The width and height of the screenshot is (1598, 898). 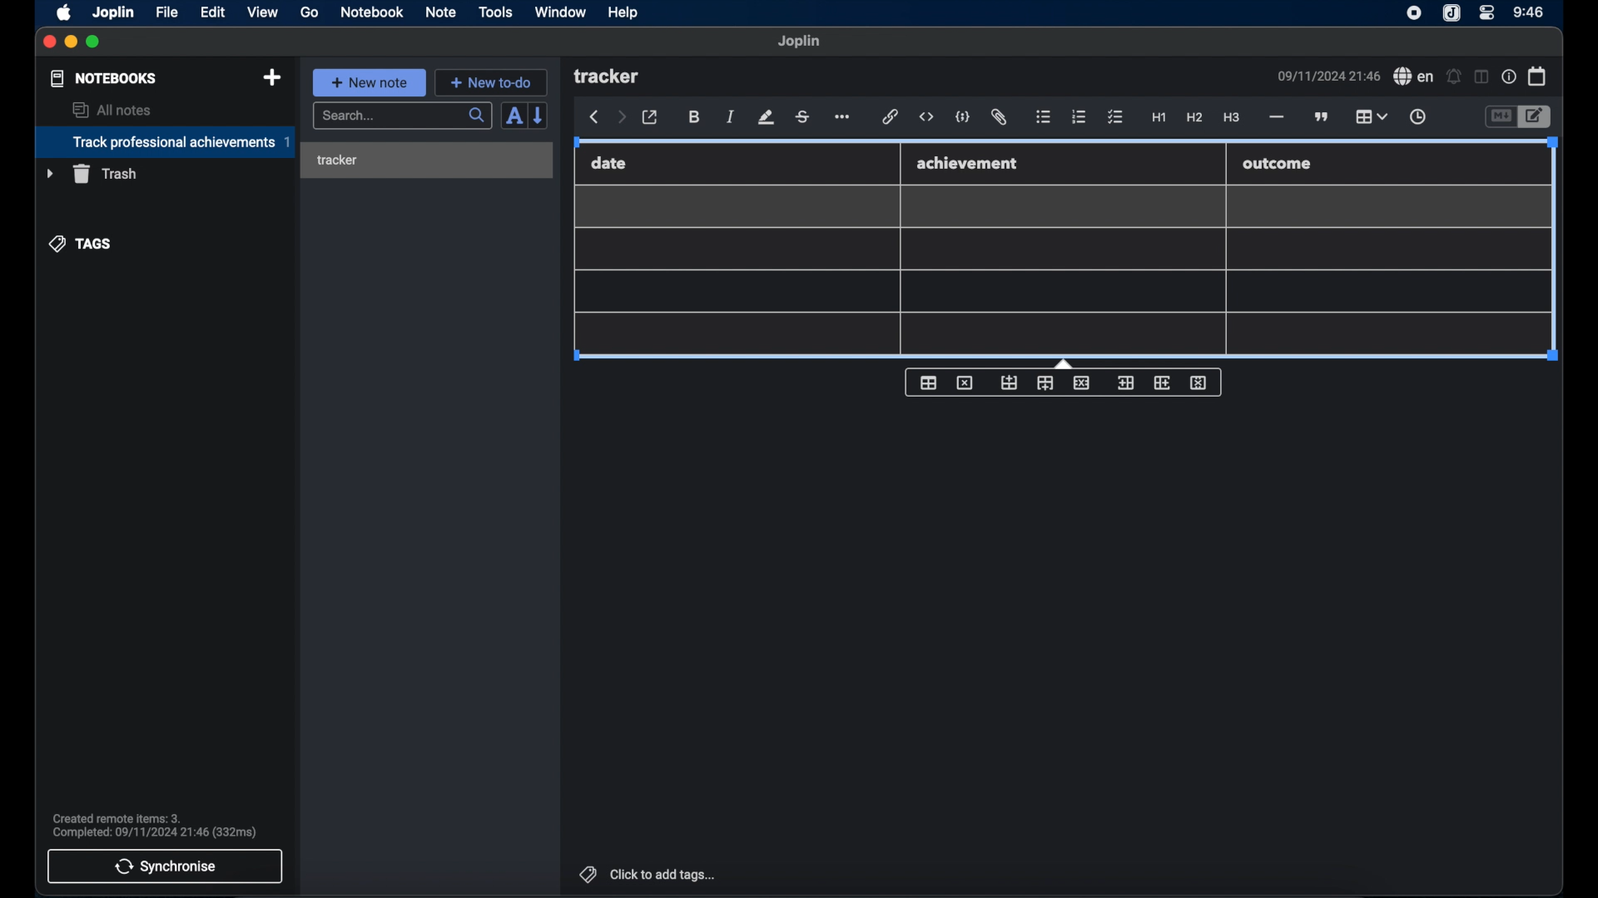 I want to click on strikethrough, so click(x=803, y=116).